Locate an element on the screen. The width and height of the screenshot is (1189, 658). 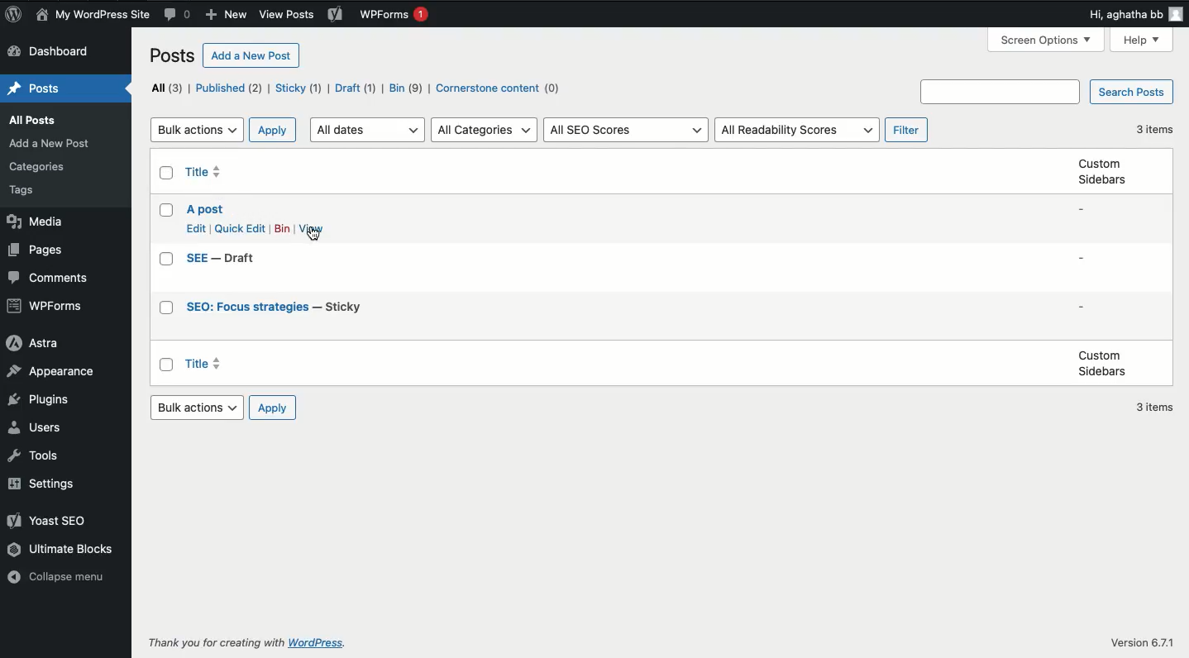
 is located at coordinates (216, 643).